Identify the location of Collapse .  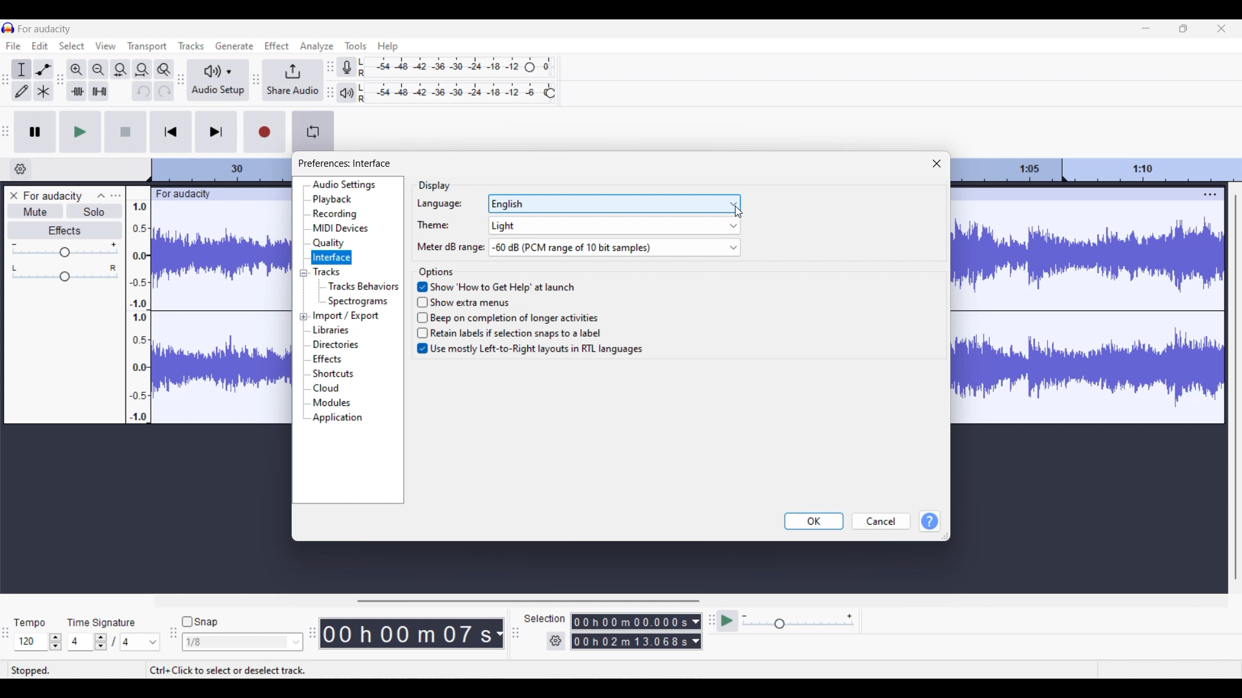
(101, 196).